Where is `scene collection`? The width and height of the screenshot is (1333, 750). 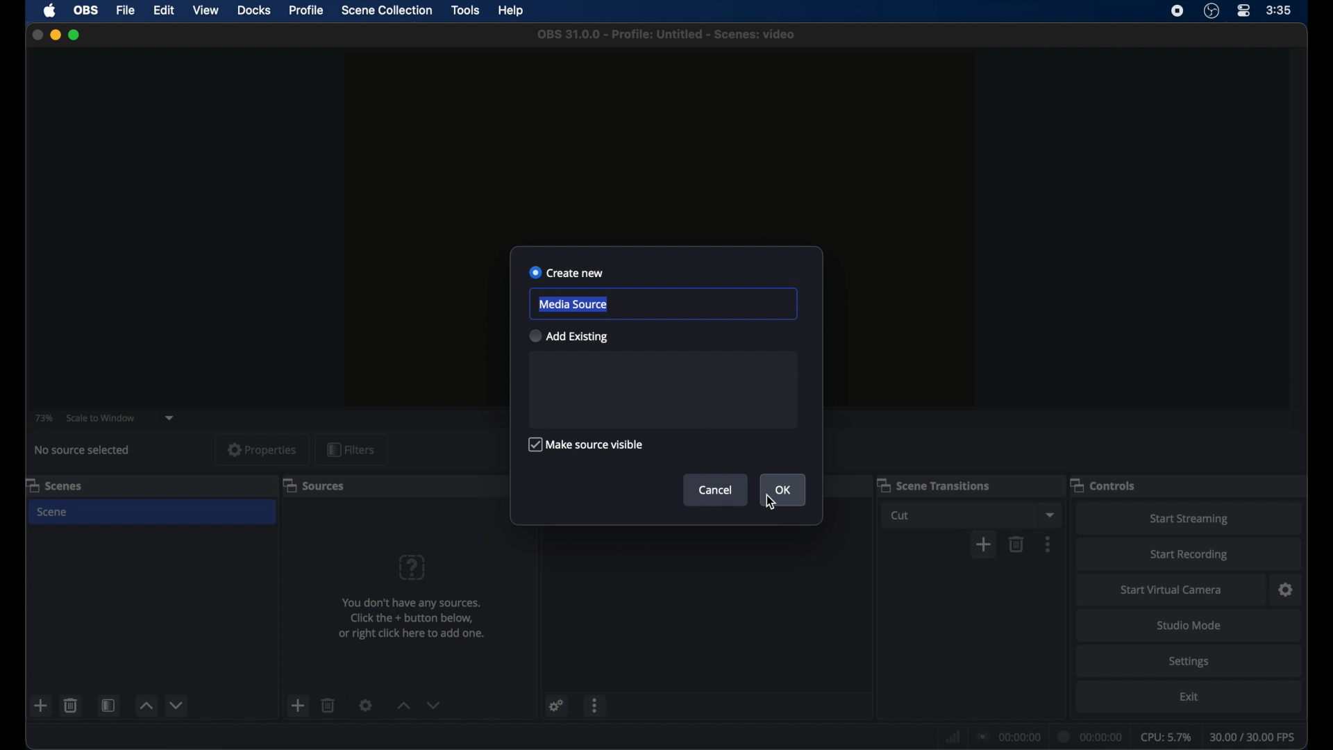
scene collection is located at coordinates (389, 10).